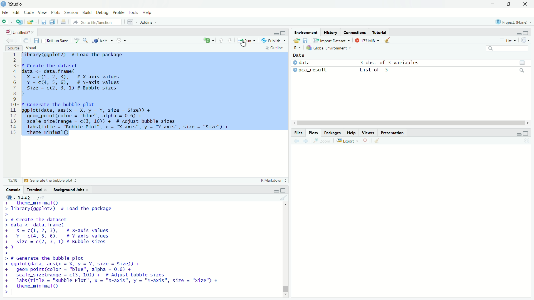  Describe the element at coordinates (221, 40) in the screenshot. I see `go to previous section` at that location.